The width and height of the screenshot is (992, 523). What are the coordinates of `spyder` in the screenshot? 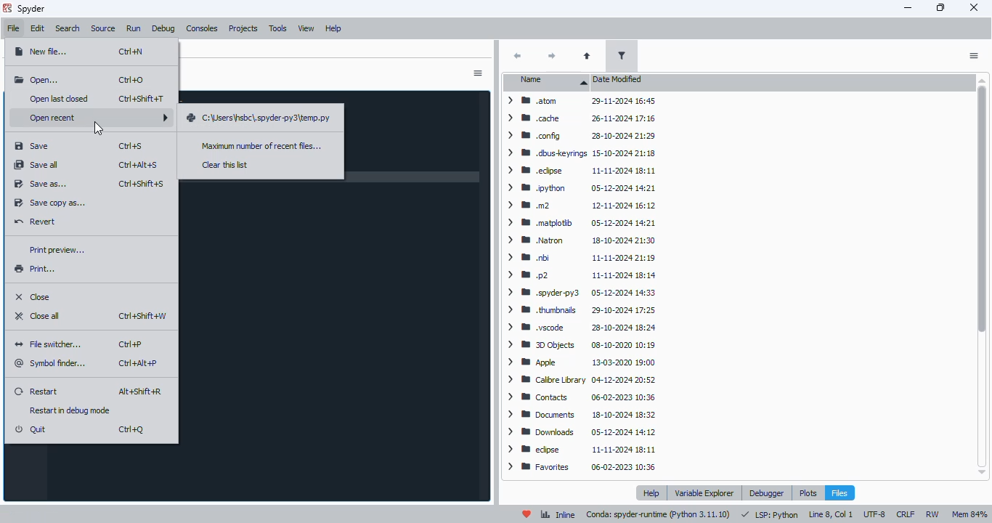 It's located at (31, 9).